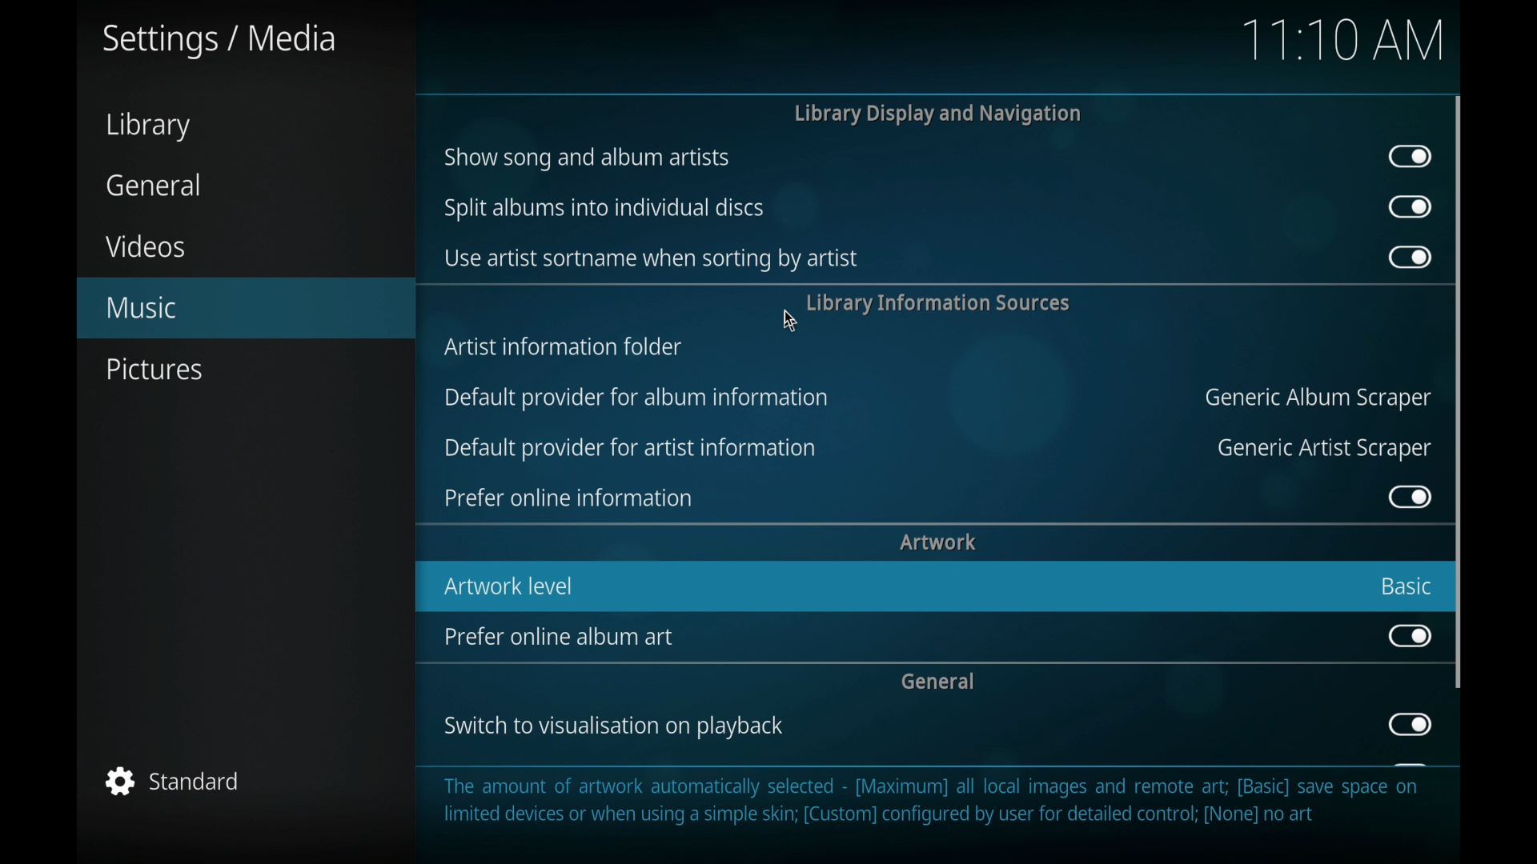  I want to click on toggle button, so click(1409, 635).